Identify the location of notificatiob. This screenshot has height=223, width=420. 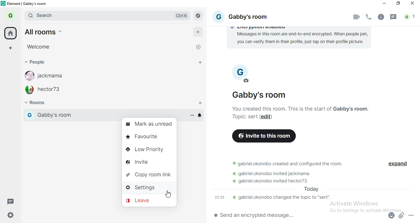
(201, 115).